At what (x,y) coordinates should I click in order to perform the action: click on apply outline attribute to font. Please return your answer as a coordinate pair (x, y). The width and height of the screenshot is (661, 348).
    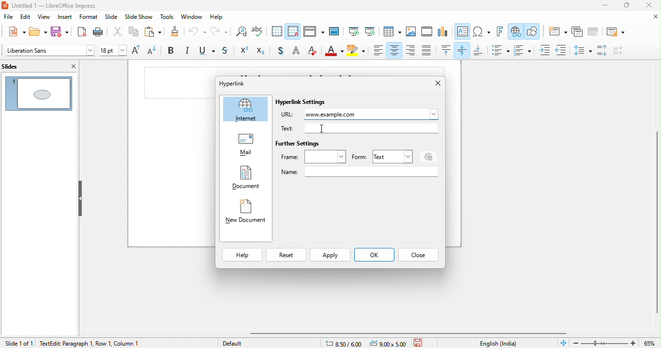
    Looking at the image, I should click on (296, 52).